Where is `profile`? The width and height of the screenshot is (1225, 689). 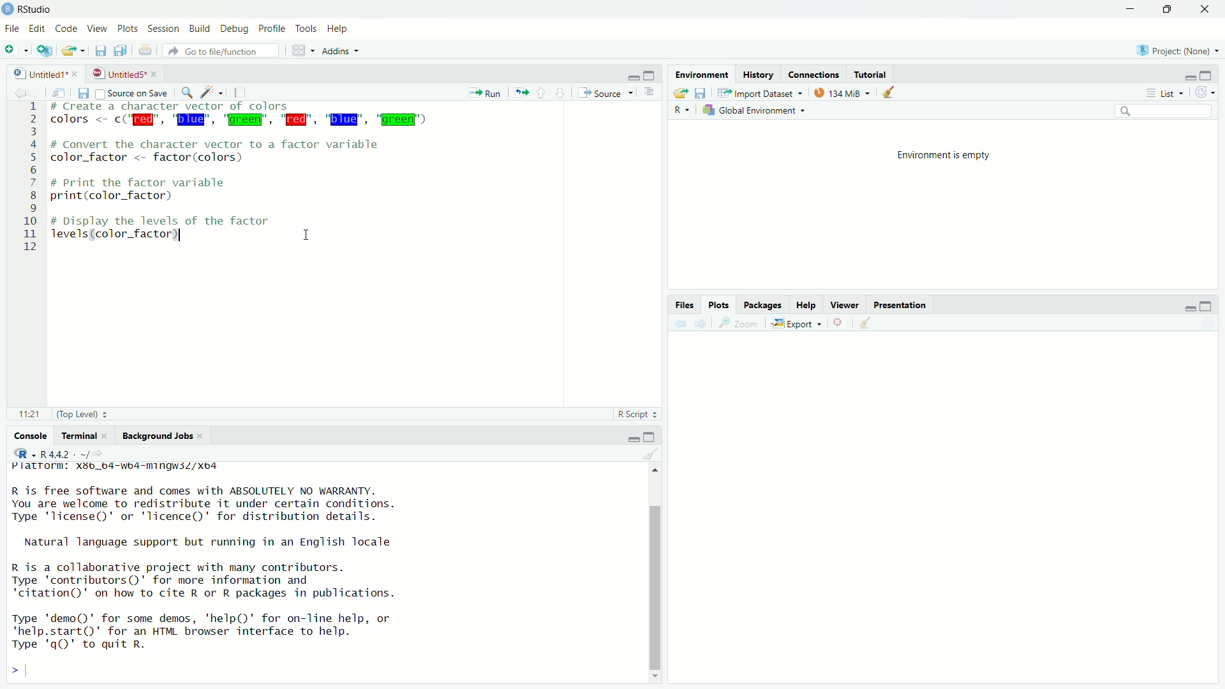
profile is located at coordinates (271, 29).